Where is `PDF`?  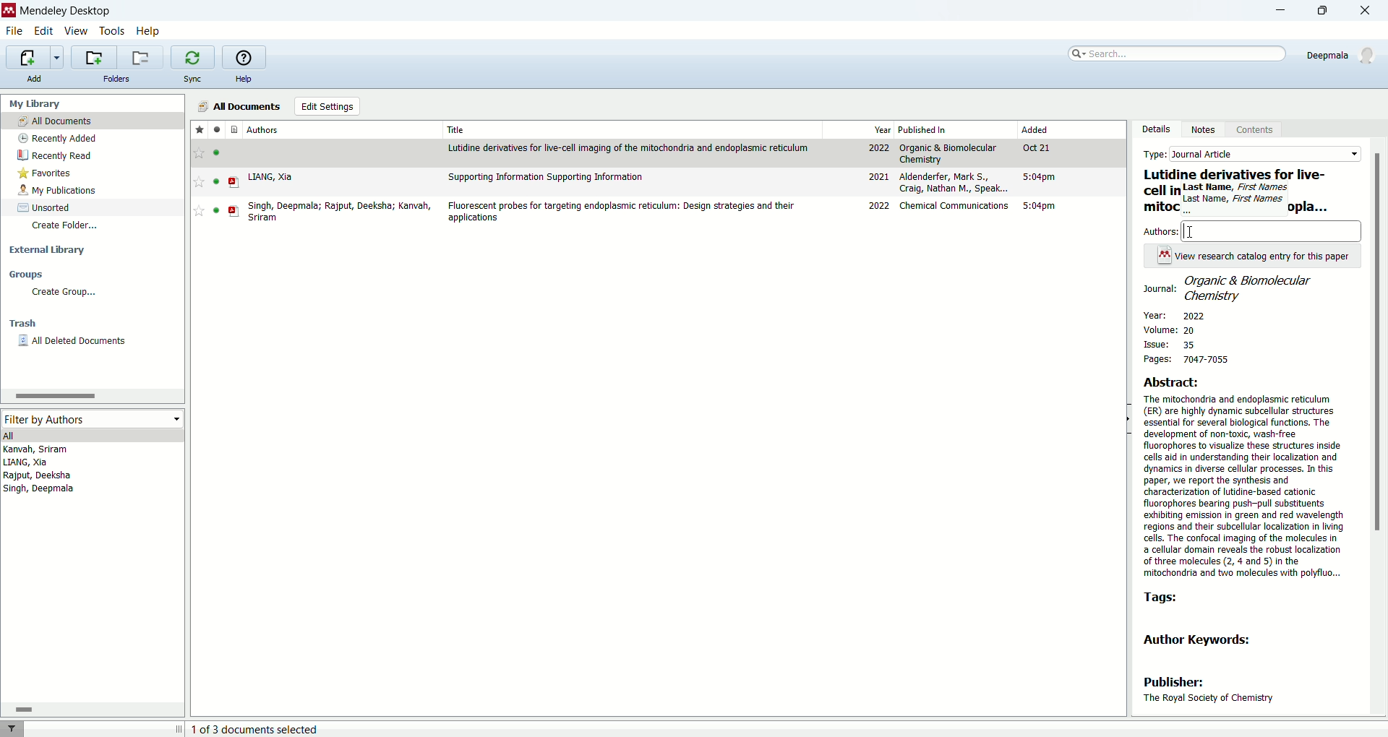 PDF is located at coordinates (235, 212).